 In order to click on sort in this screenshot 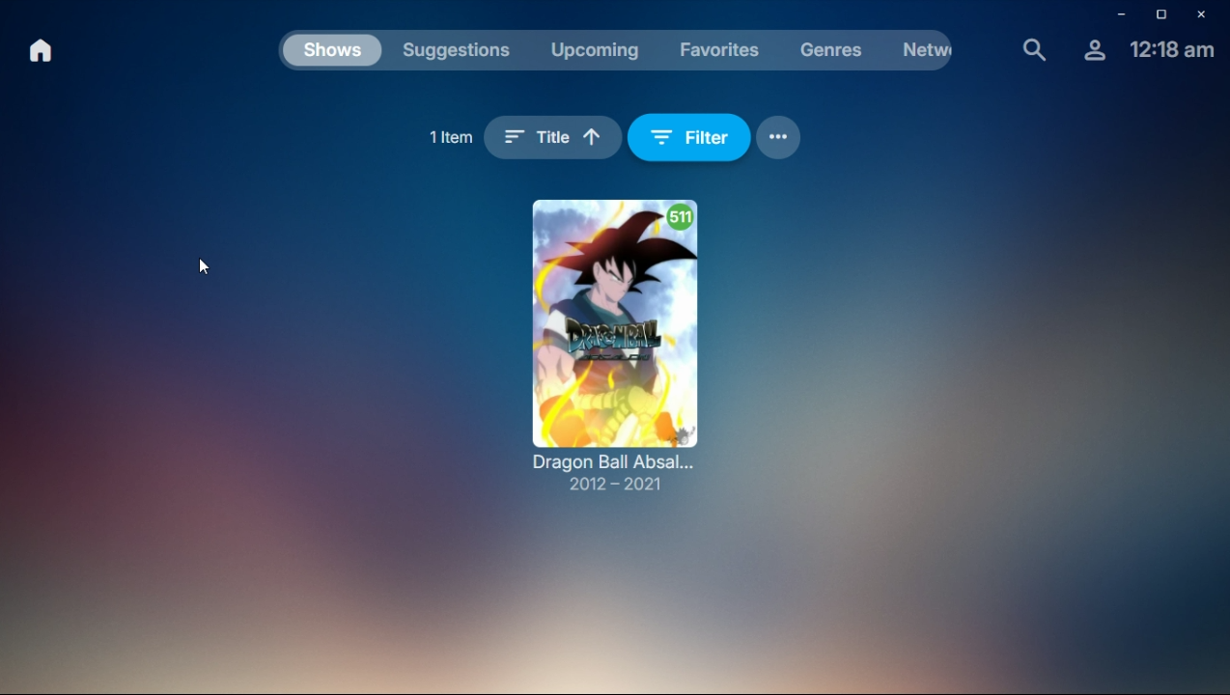, I will do `click(557, 138)`.